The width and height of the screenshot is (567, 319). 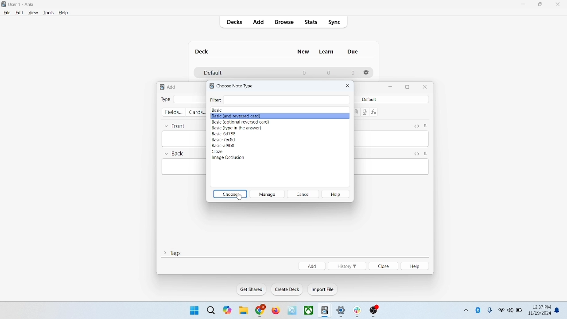 What do you see at coordinates (501, 310) in the screenshot?
I see `wifi` at bounding box center [501, 310].